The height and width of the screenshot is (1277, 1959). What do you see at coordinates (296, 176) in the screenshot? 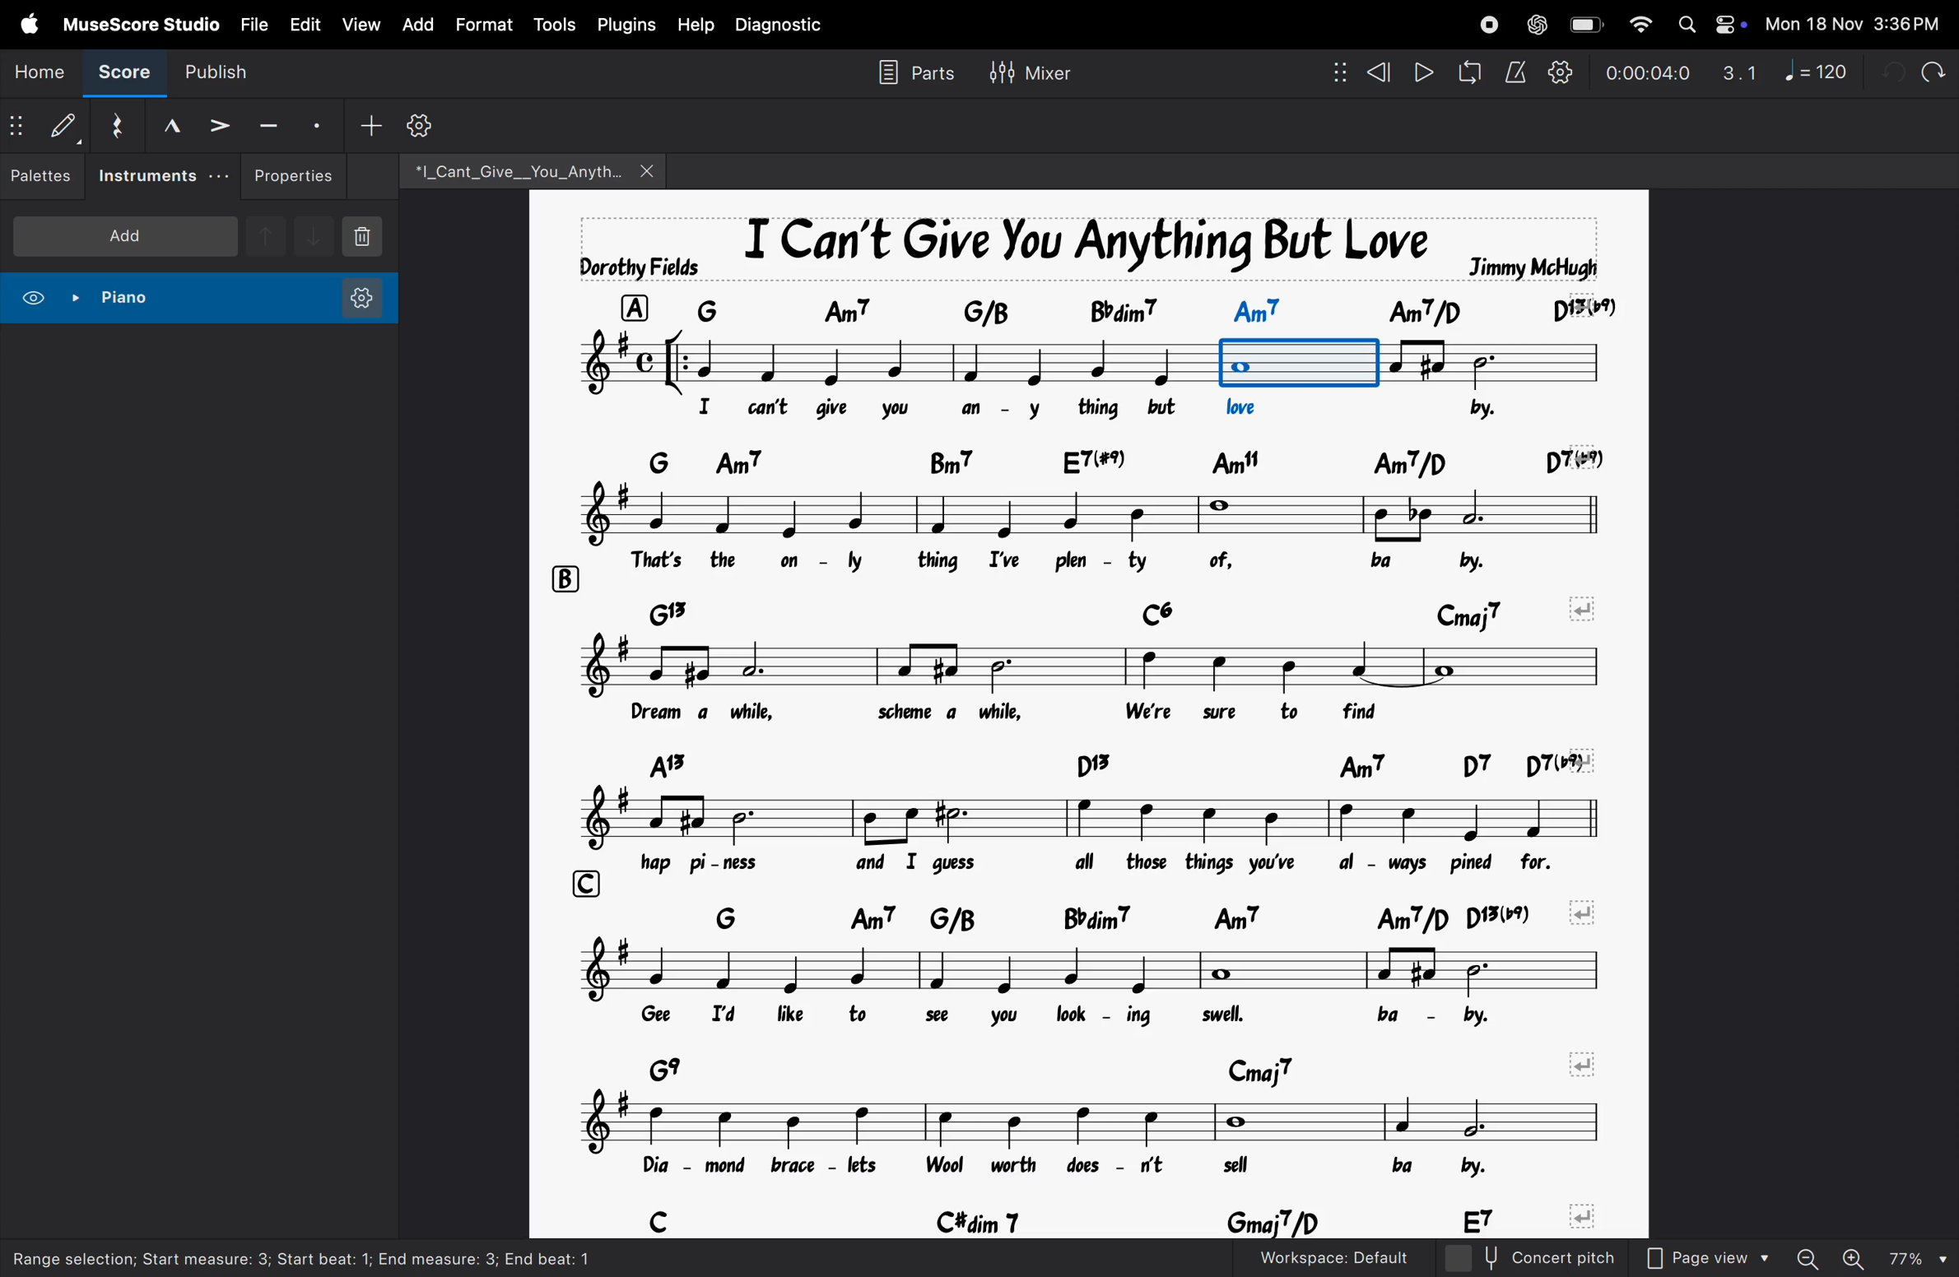
I see `properties` at bounding box center [296, 176].